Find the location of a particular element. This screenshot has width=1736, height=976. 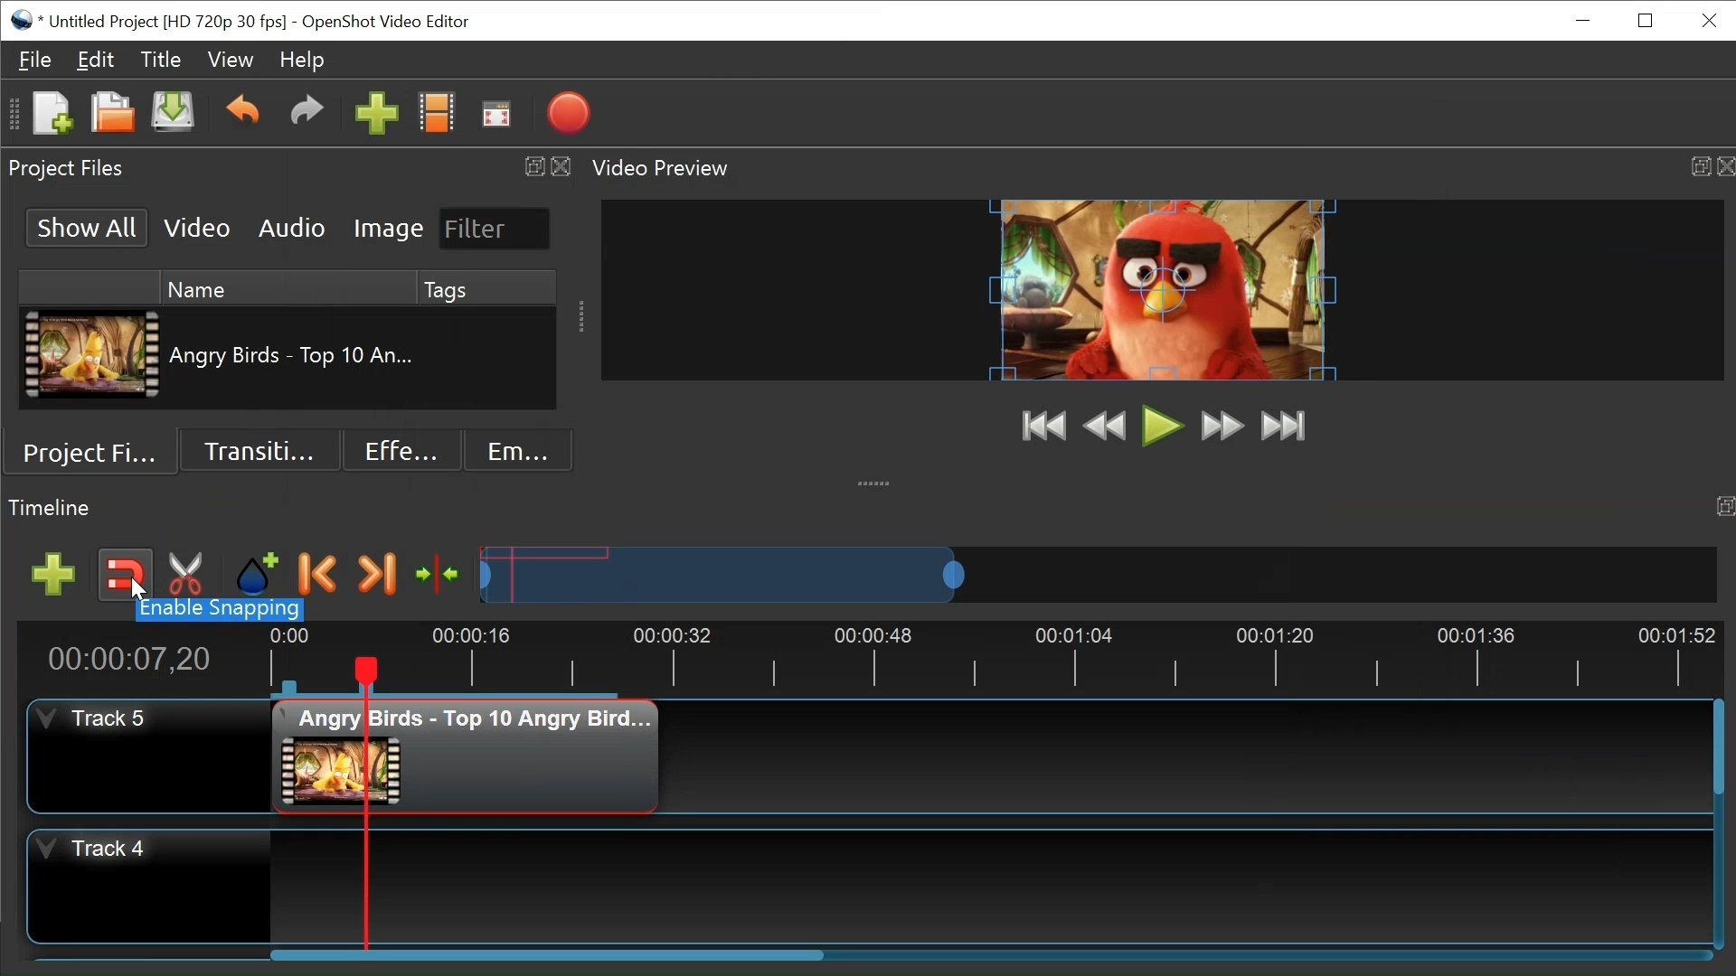

drag handle is located at coordinates (584, 320).